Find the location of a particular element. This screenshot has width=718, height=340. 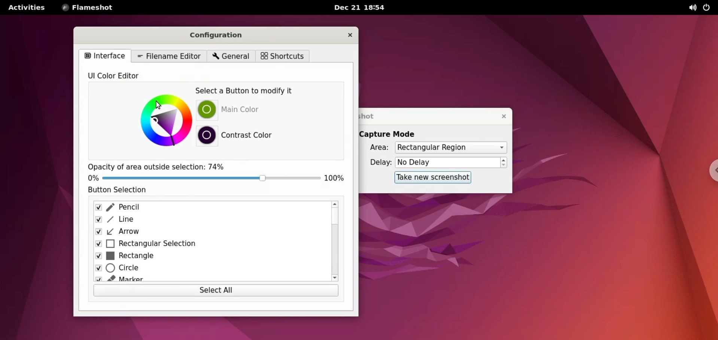

increment or decrement delay  is located at coordinates (505, 163).